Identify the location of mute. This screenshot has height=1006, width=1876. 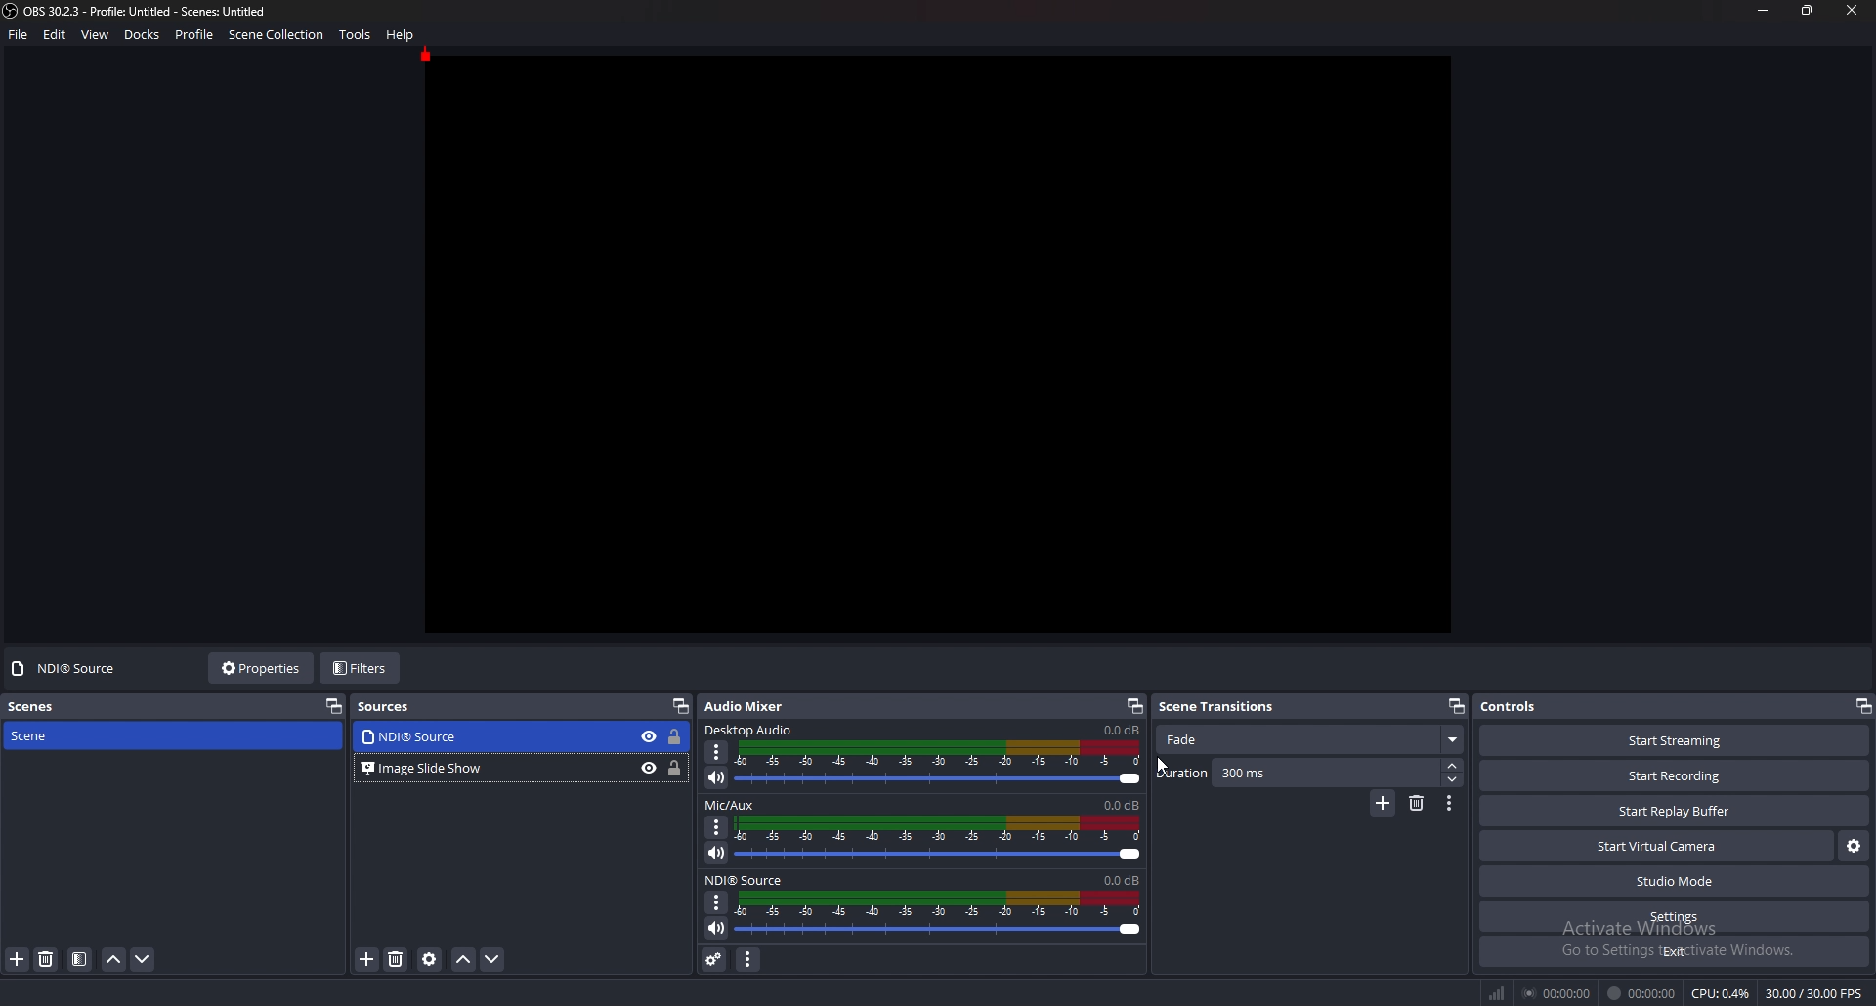
(714, 777).